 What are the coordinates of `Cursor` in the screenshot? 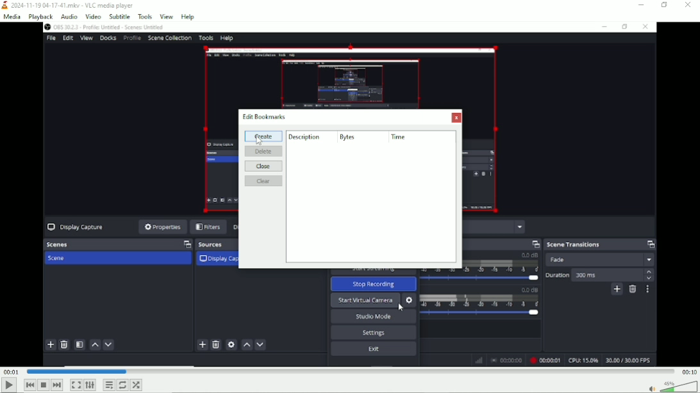 It's located at (260, 142).